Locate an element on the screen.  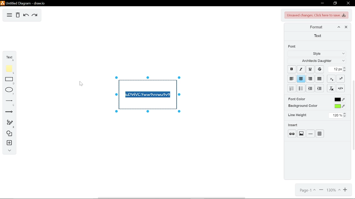
background color is located at coordinates (303, 106).